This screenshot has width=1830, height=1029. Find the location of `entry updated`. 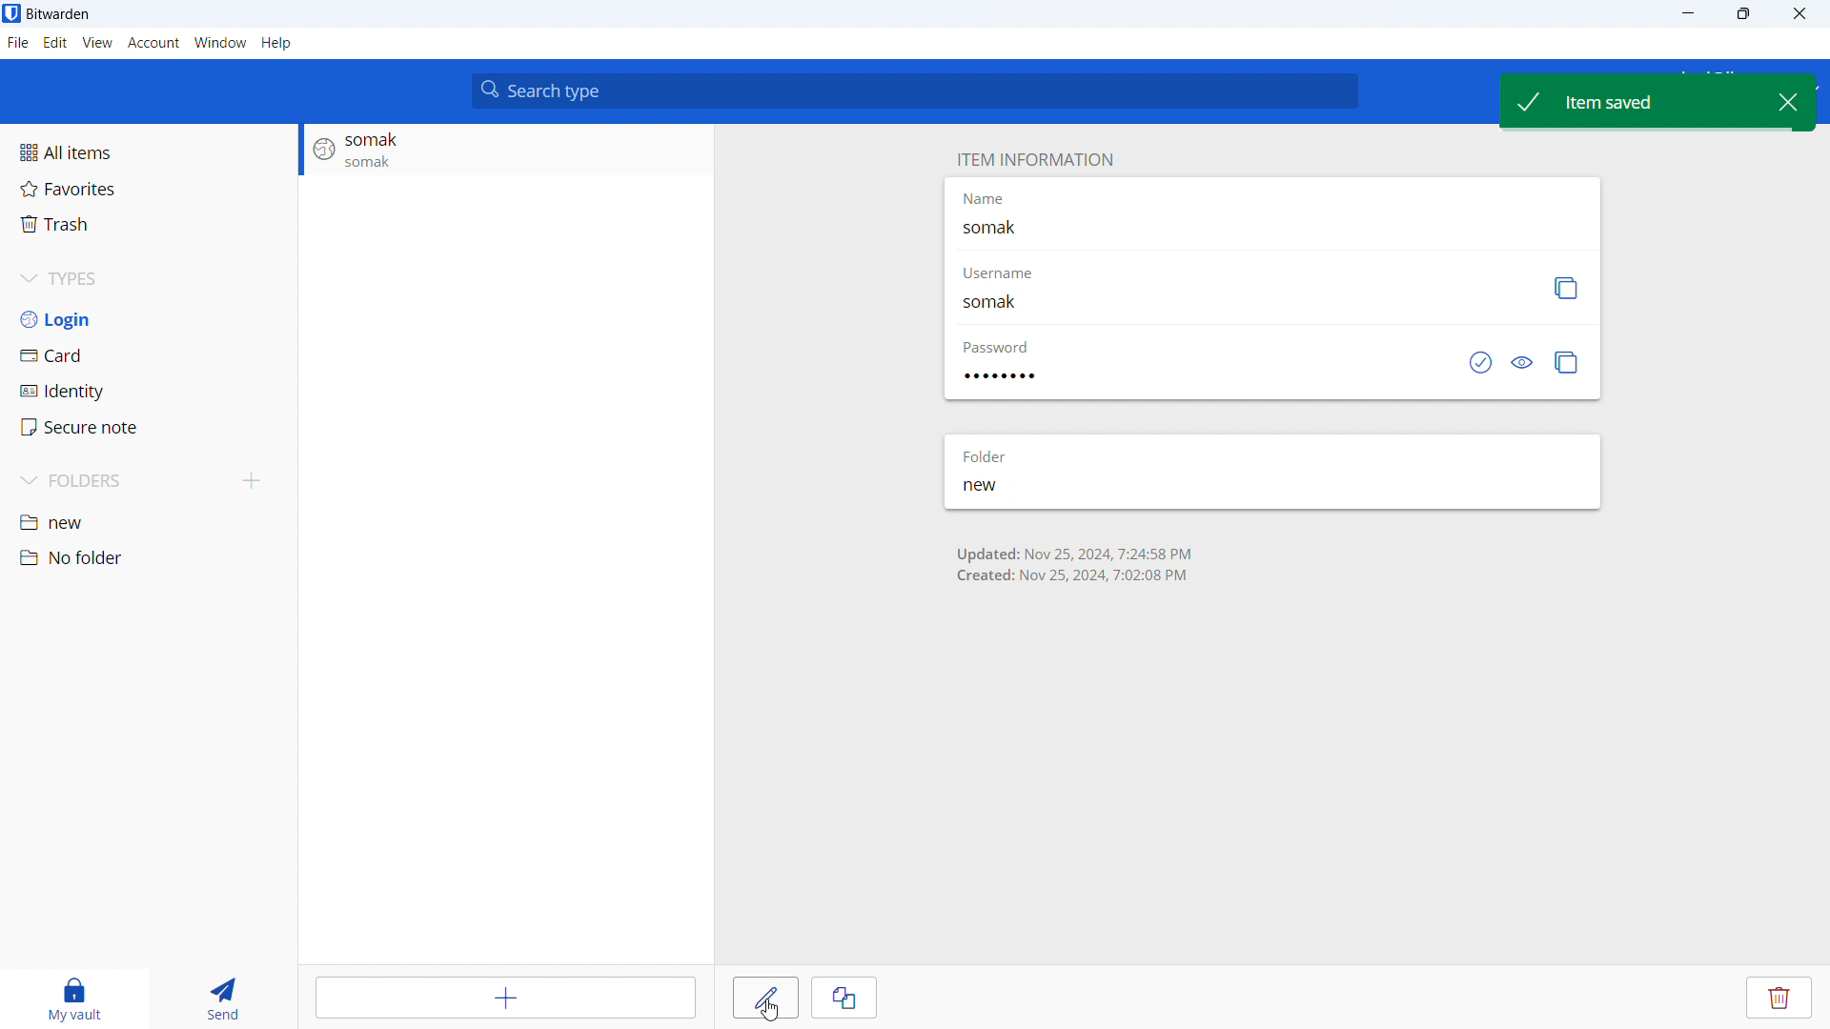

entry updated is located at coordinates (1075, 564).